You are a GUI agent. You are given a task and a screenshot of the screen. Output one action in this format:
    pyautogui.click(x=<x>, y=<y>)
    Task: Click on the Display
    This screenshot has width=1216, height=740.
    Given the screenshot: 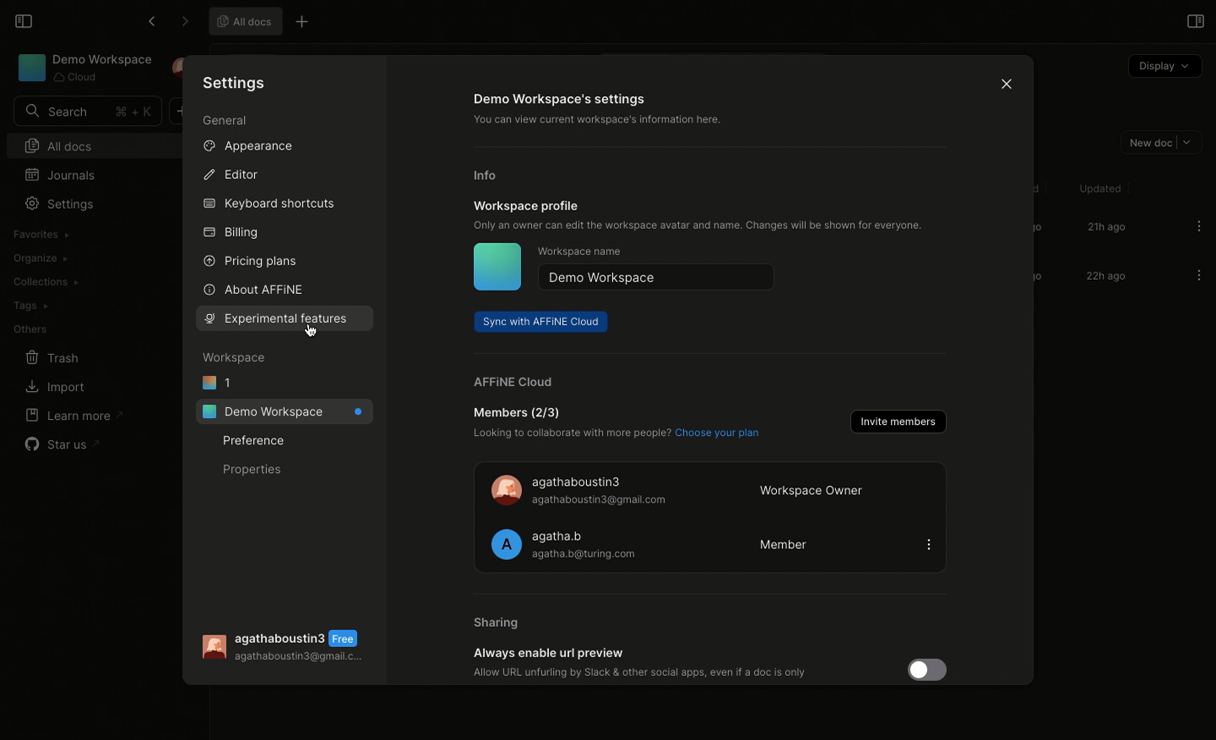 What is the action you would take?
    pyautogui.click(x=1164, y=67)
    